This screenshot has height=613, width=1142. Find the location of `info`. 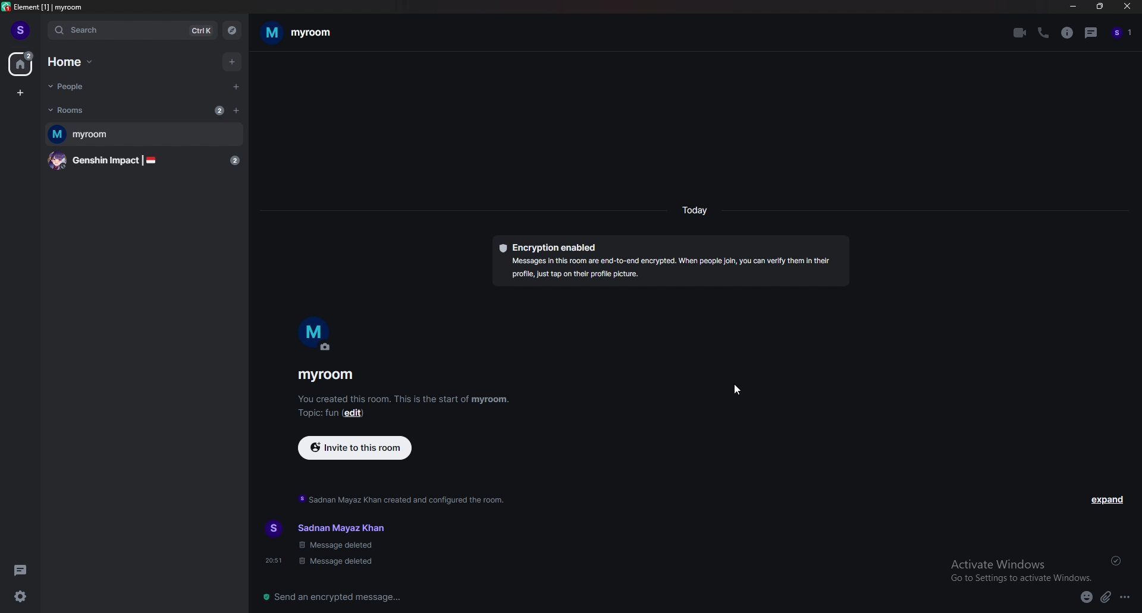

info is located at coordinates (1068, 33).